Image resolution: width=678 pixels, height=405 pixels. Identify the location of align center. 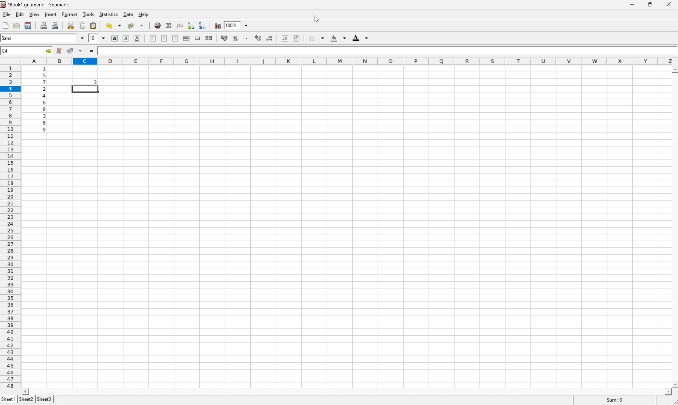
(165, 38).